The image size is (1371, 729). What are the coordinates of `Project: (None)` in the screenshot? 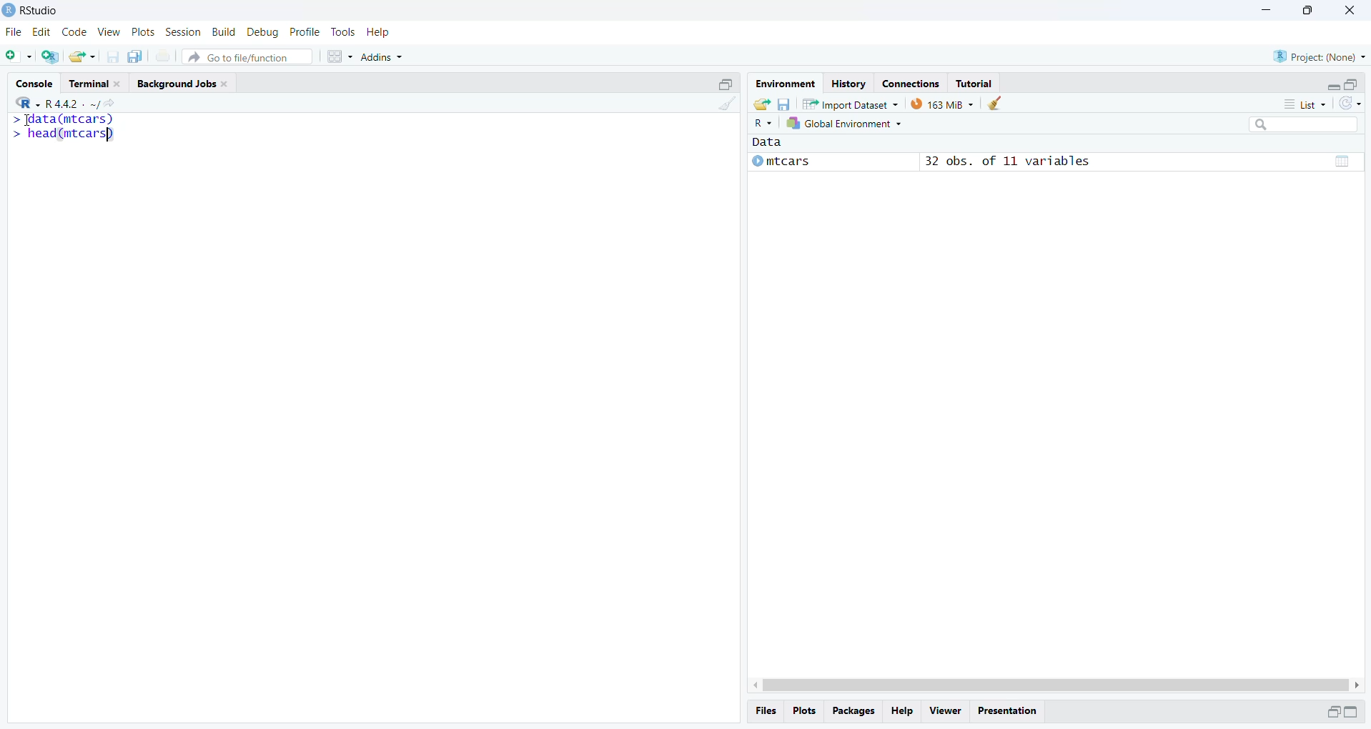 It's located at (1320, 56).